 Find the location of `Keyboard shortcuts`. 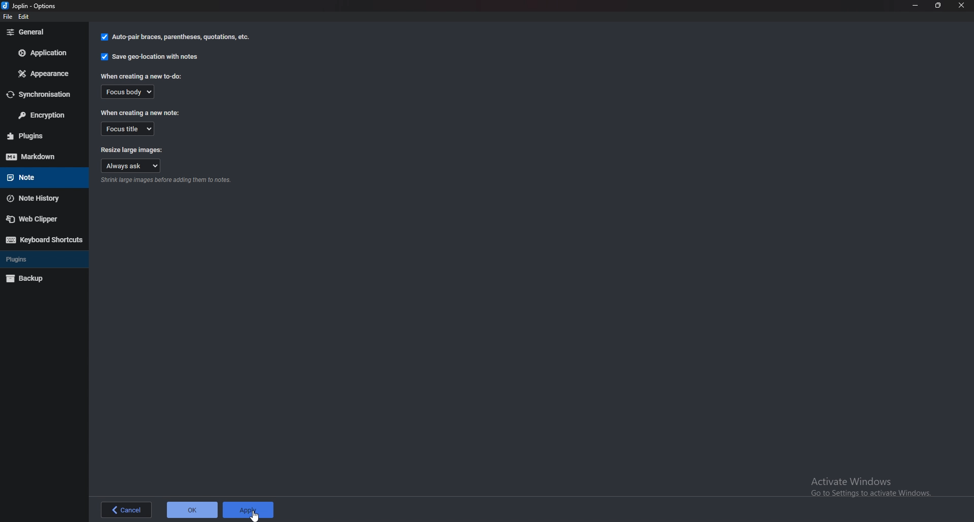

Keyboard shortcuts is located at coordinates (43, 240).